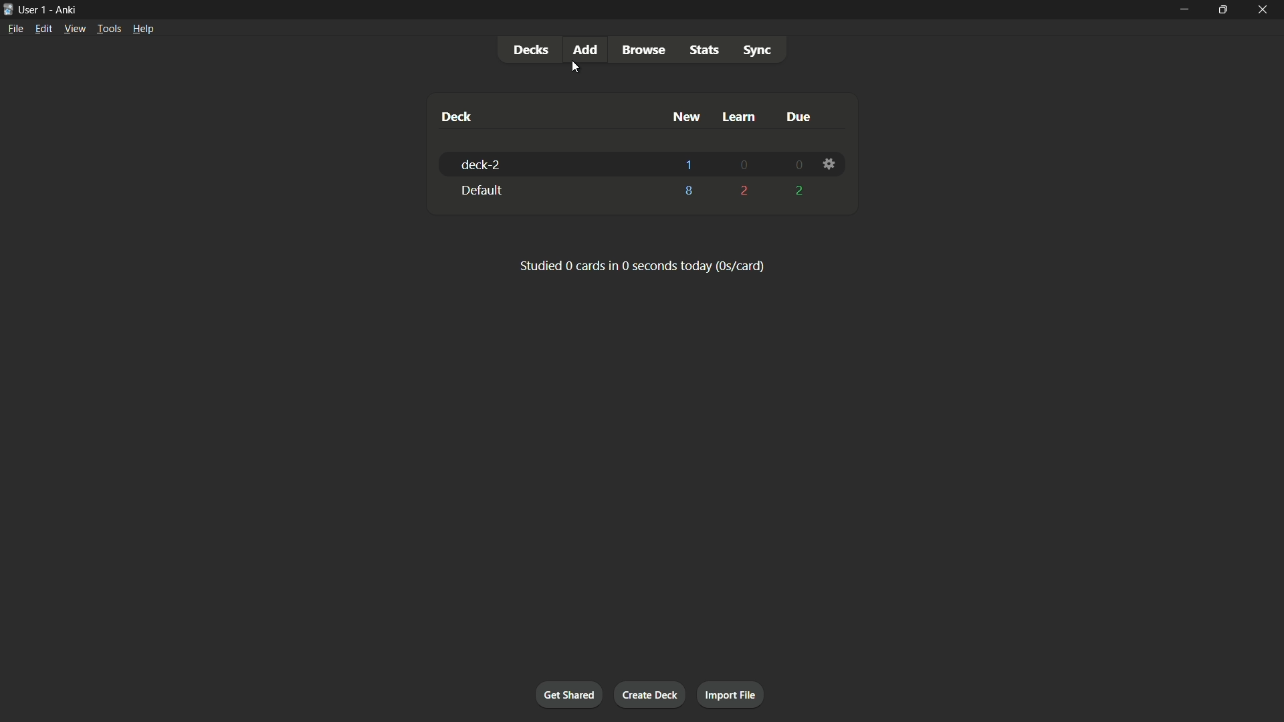 The width and height of the screenshot is (1284, 722). I want to click on due, so click(796, 118).